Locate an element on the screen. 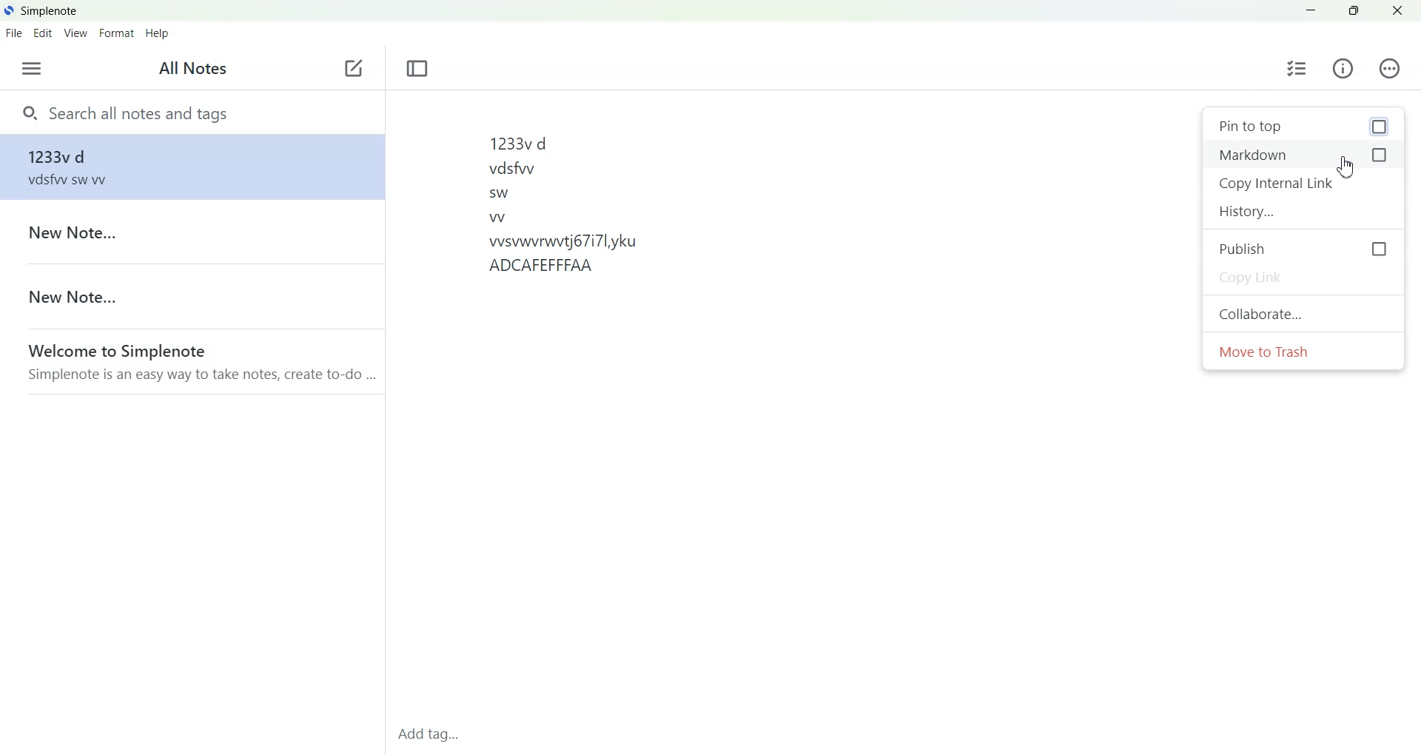  File is located at coordinates (14, 33).